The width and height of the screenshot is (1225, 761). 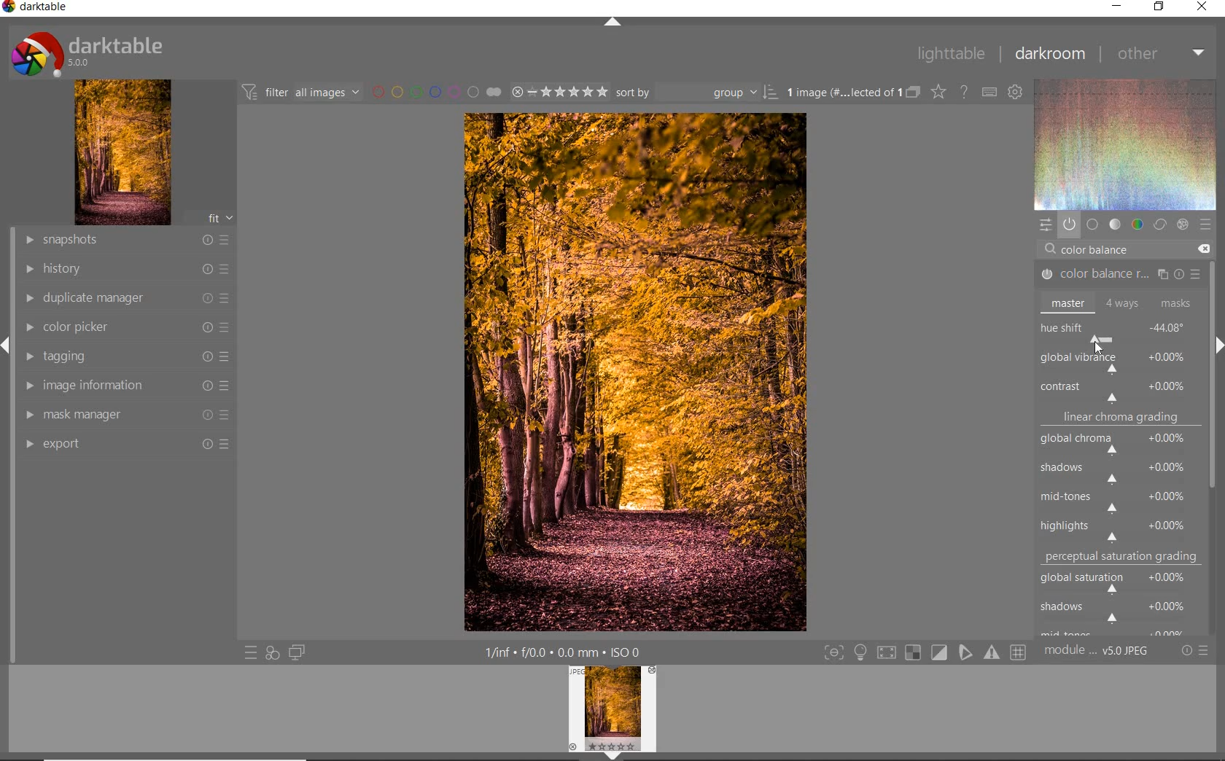 What do you see at coordinates (300, 93) in the screenshot?
I see `filter images` at bounding box center [300, 93].